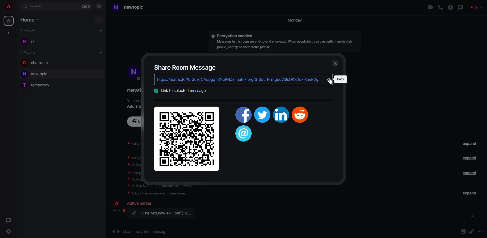  What do you see at coordinates (99, 20) in the screenshot?
I see `add` at bounding box center [99, 20].